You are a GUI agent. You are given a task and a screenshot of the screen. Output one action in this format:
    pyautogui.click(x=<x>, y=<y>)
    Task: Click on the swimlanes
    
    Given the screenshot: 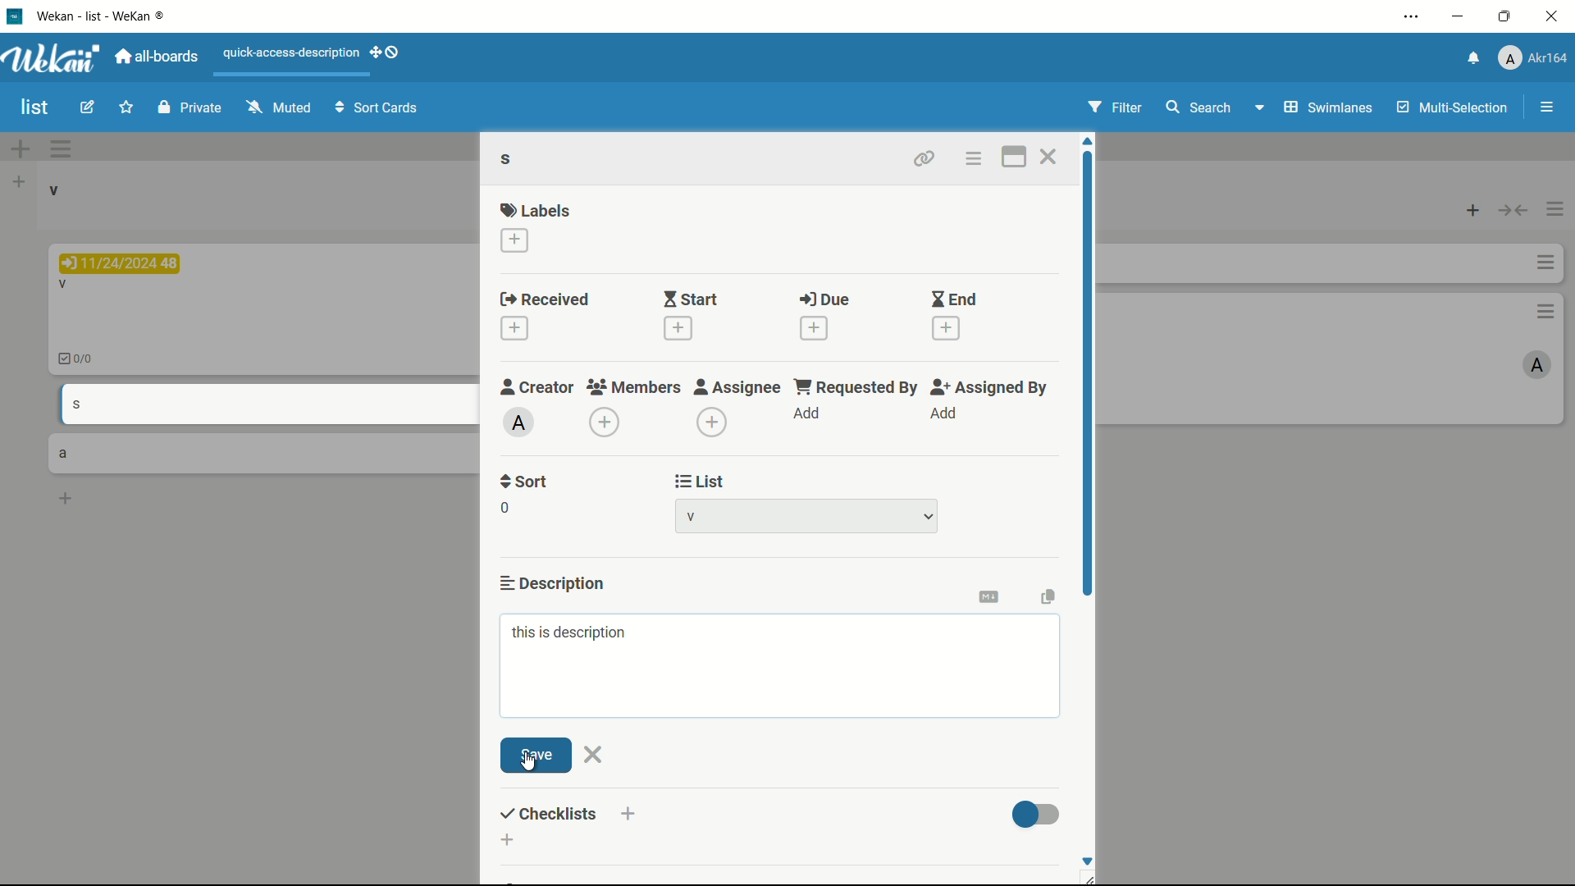 What is the action you would take?
    pyautogui.click(x=1330, y=108)
    